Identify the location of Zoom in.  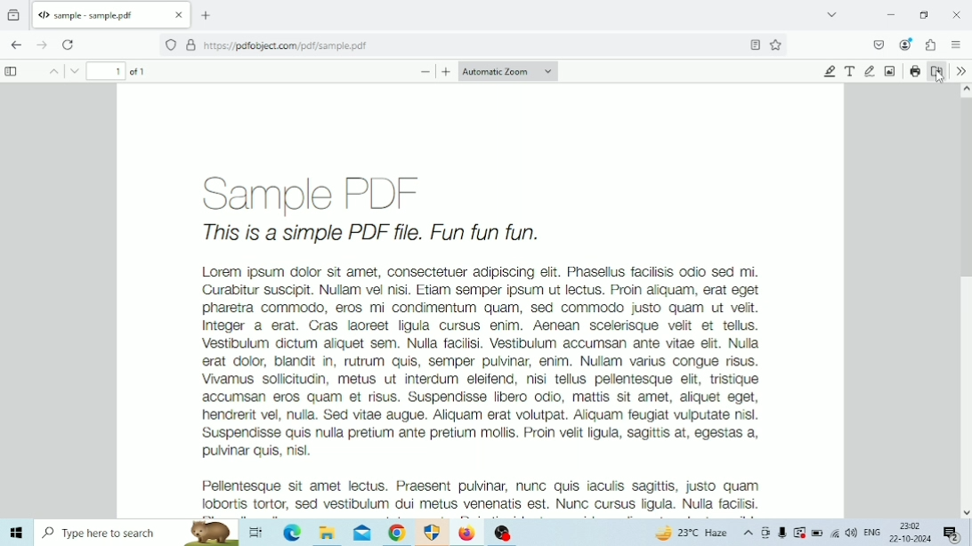
(446, 72).